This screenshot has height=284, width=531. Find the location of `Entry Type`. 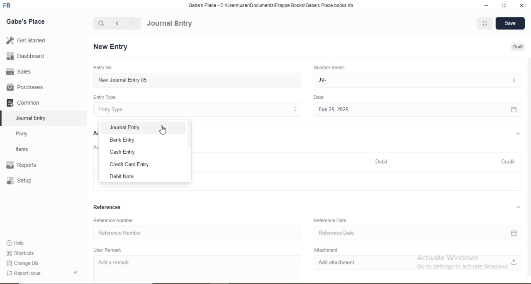

Entry Type is located at coordinates (198, 109).